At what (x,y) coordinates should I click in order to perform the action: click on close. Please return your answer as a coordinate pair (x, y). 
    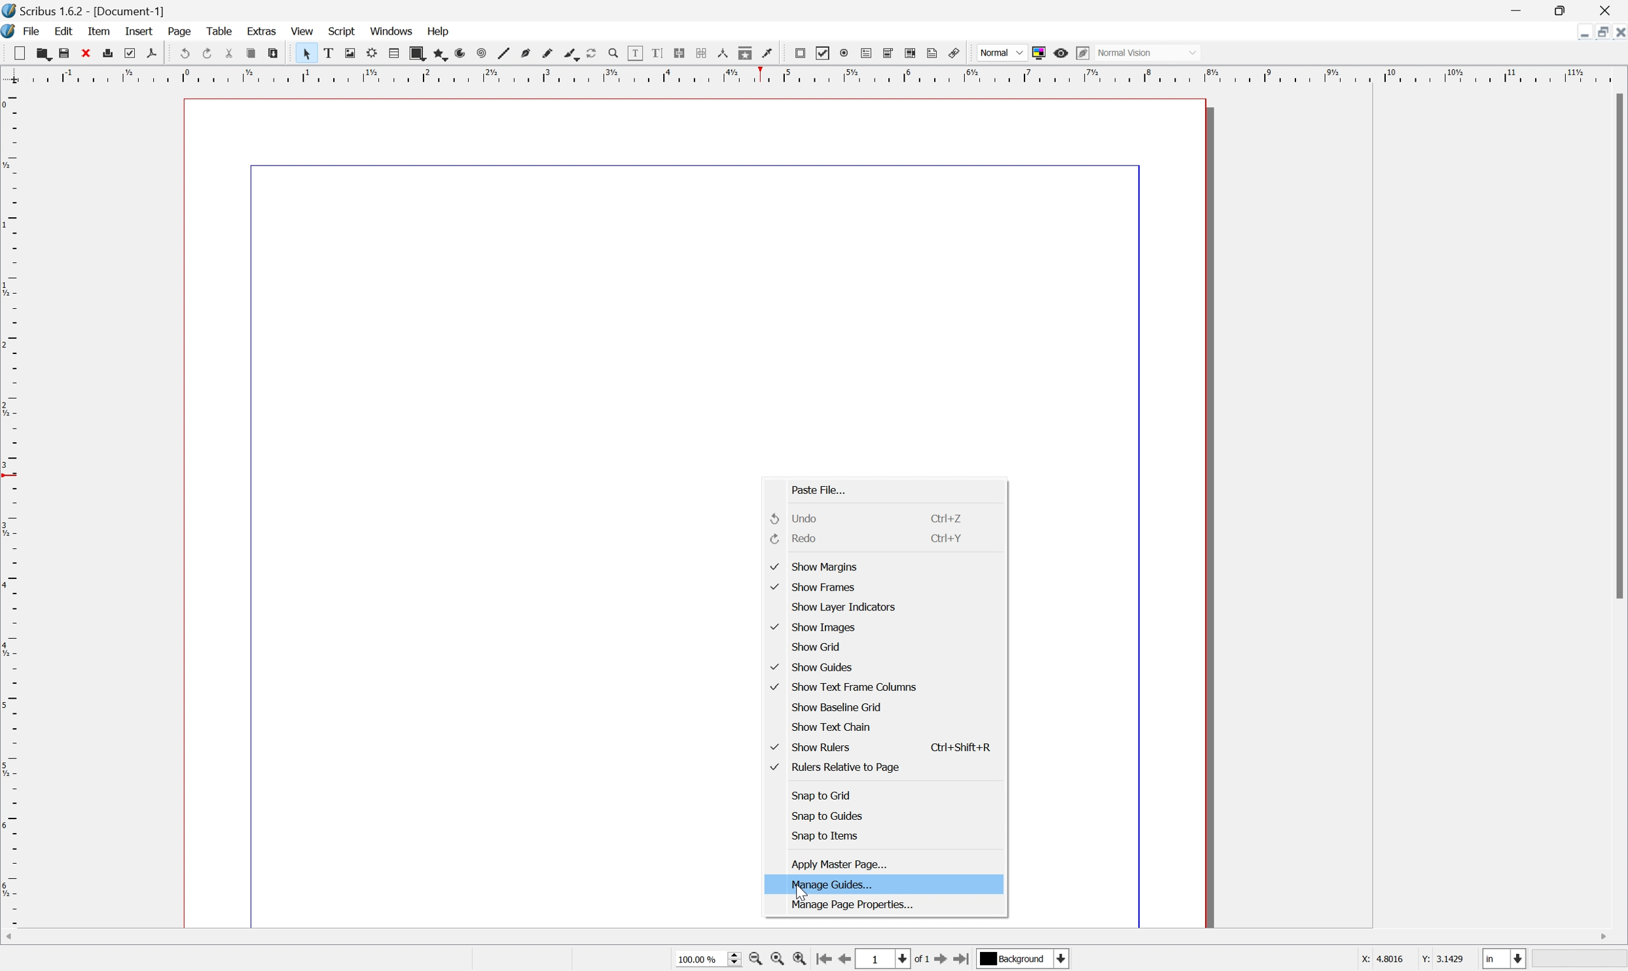
    Looking at the image, I should click on (88, 54).